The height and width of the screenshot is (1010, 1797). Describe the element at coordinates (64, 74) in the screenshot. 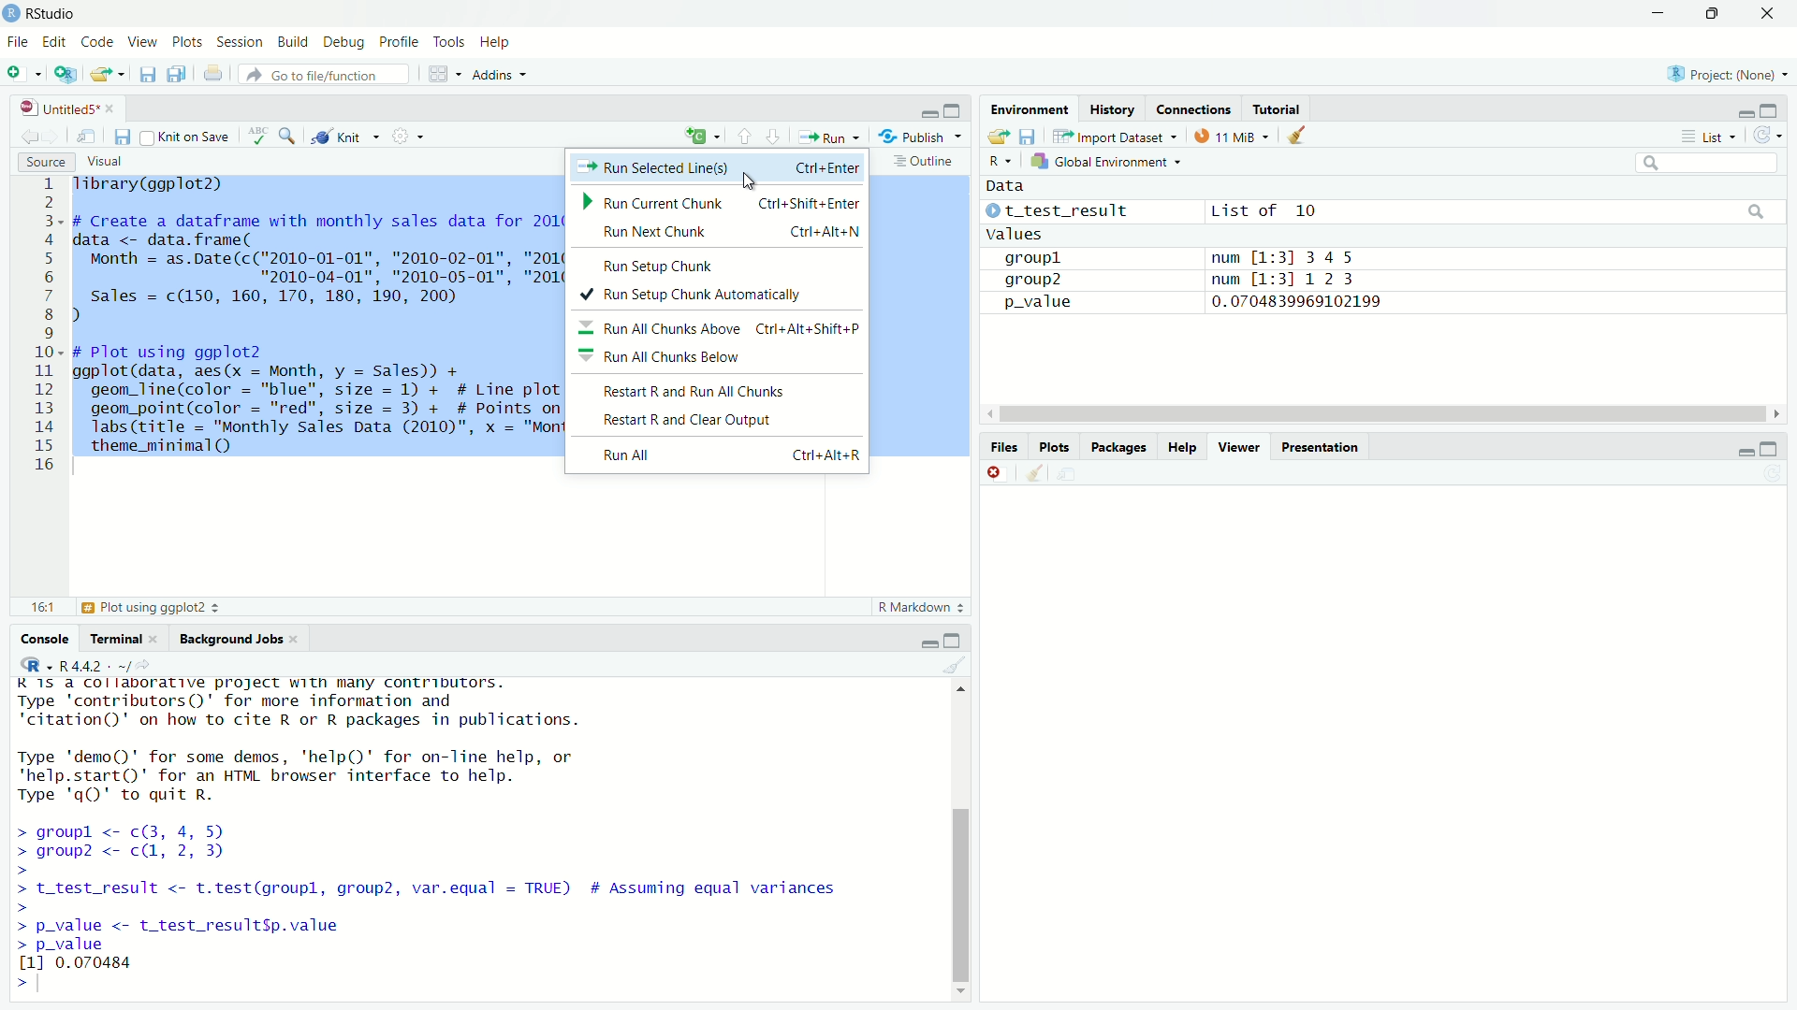

I see `new project` at that location.